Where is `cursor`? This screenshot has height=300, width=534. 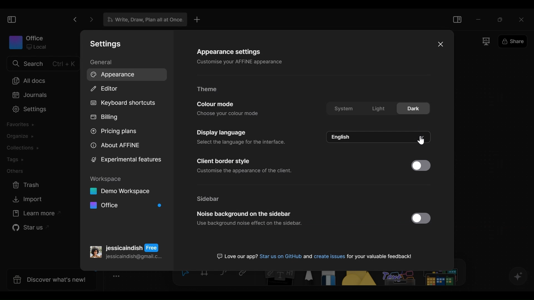 cursor is located at coordinates (422, 142).